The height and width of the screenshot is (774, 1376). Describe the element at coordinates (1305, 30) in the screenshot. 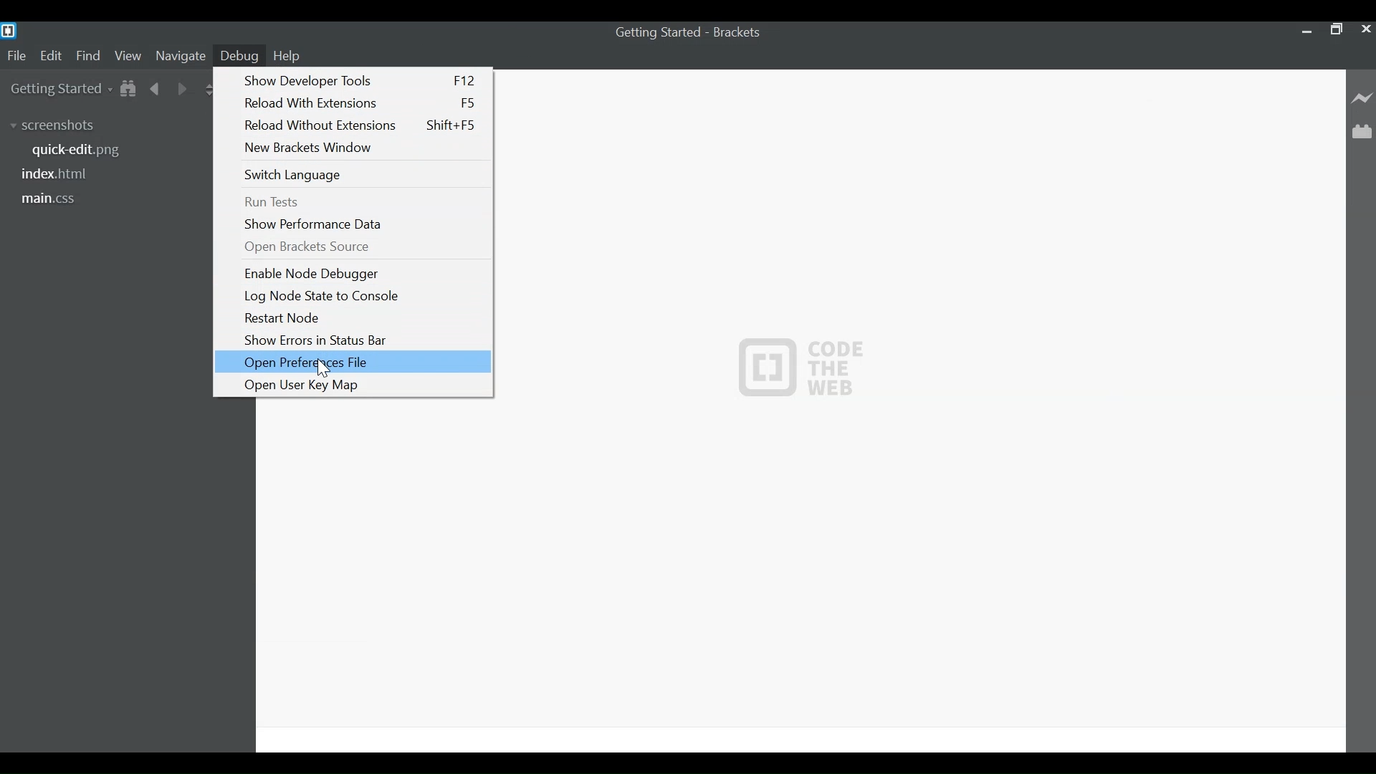

I see `minimize` at that location.